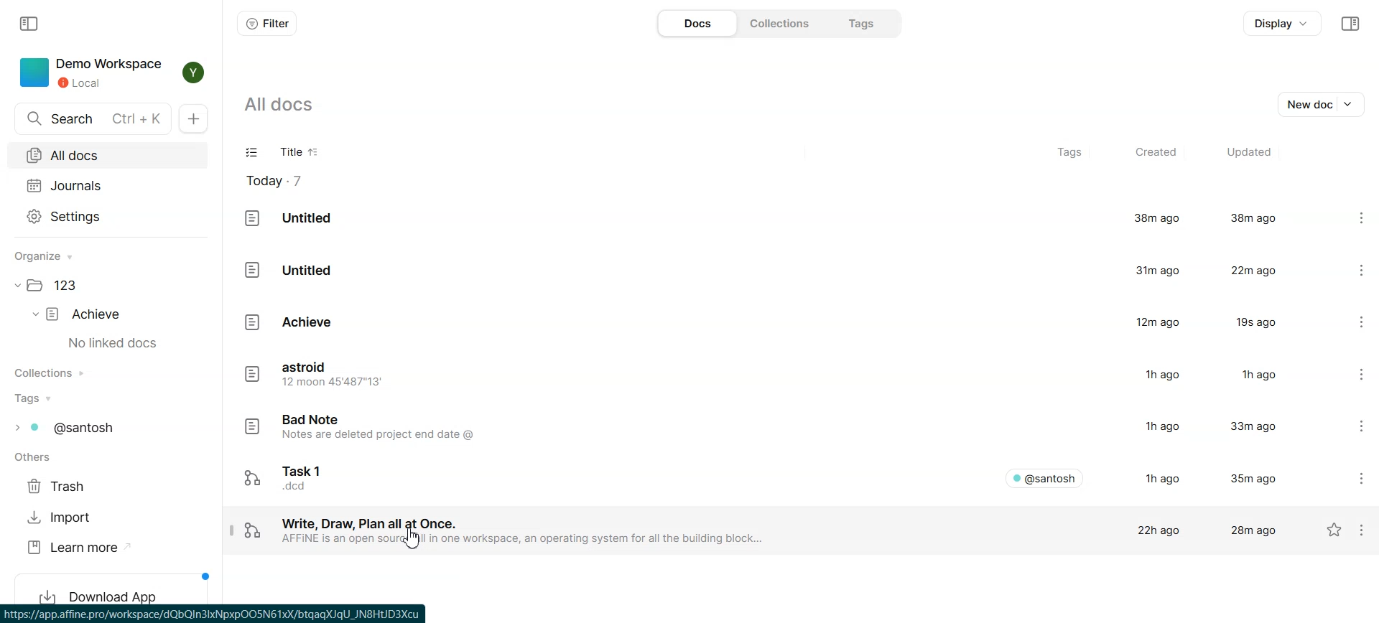  What do you see at coordinates (36, 398) in the screenshot?
I see `Tags` at bounding box center [36, 398].